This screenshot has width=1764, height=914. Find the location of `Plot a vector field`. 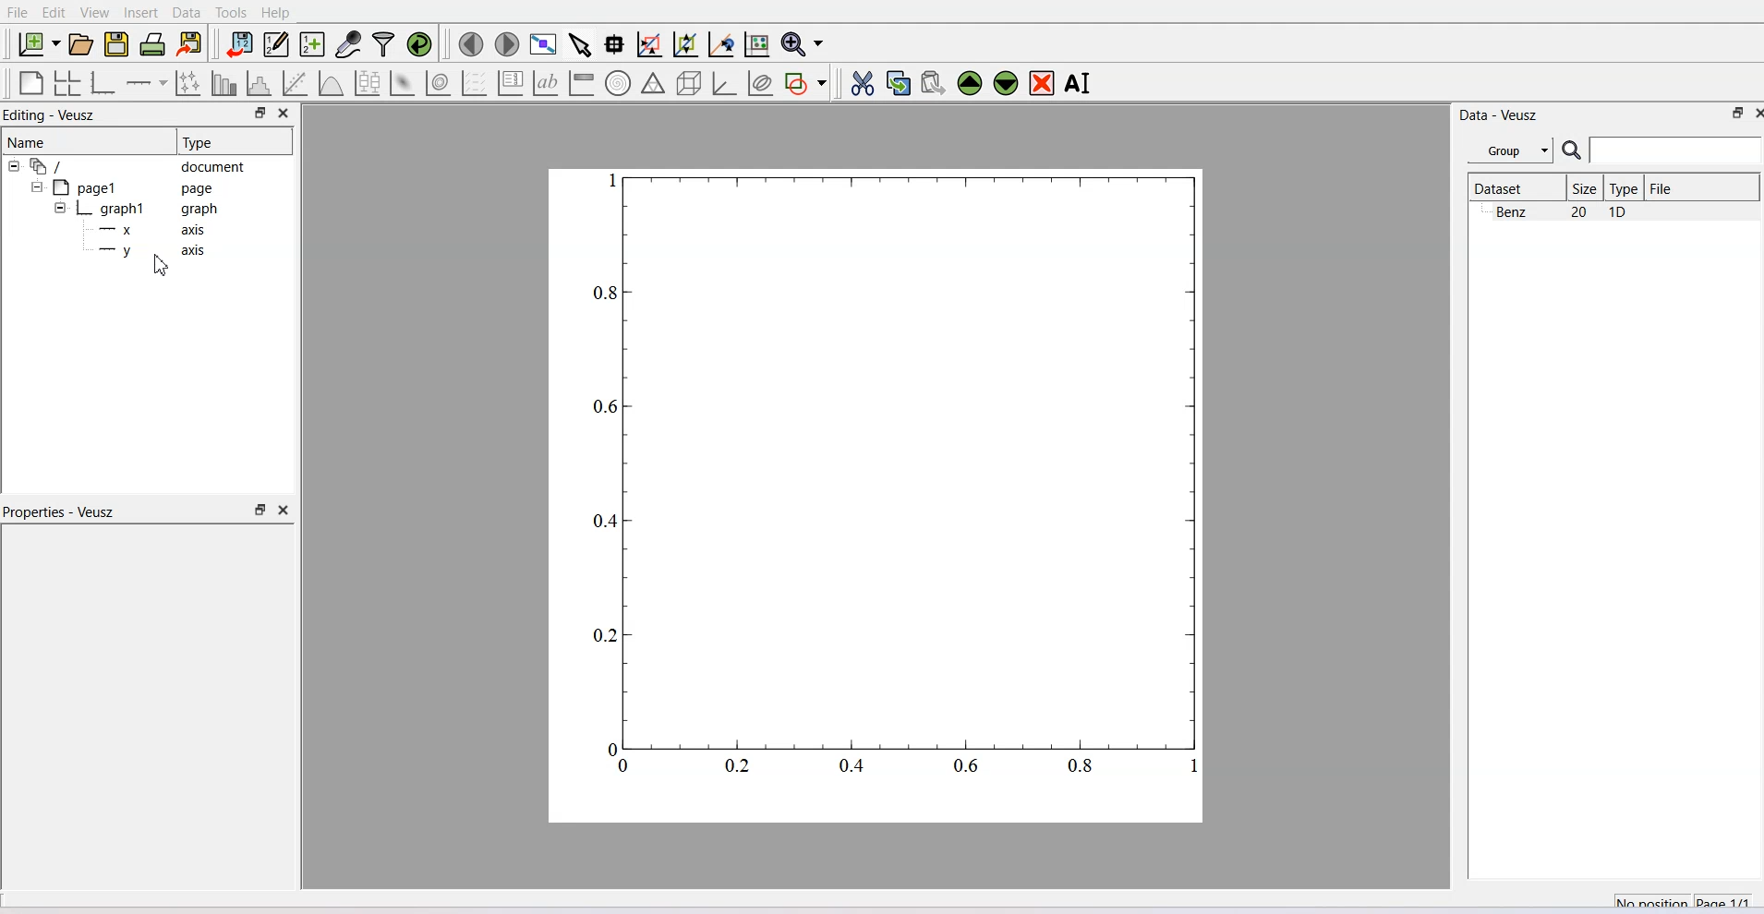

Plot a vector field is located at coordinates (475, 83).